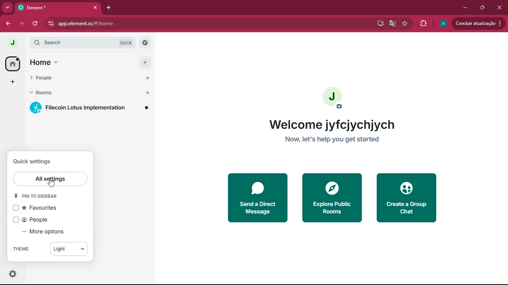 Image resolution: width=508 pixels, height=285 pixels. I want to click on back, so click(9, 24).